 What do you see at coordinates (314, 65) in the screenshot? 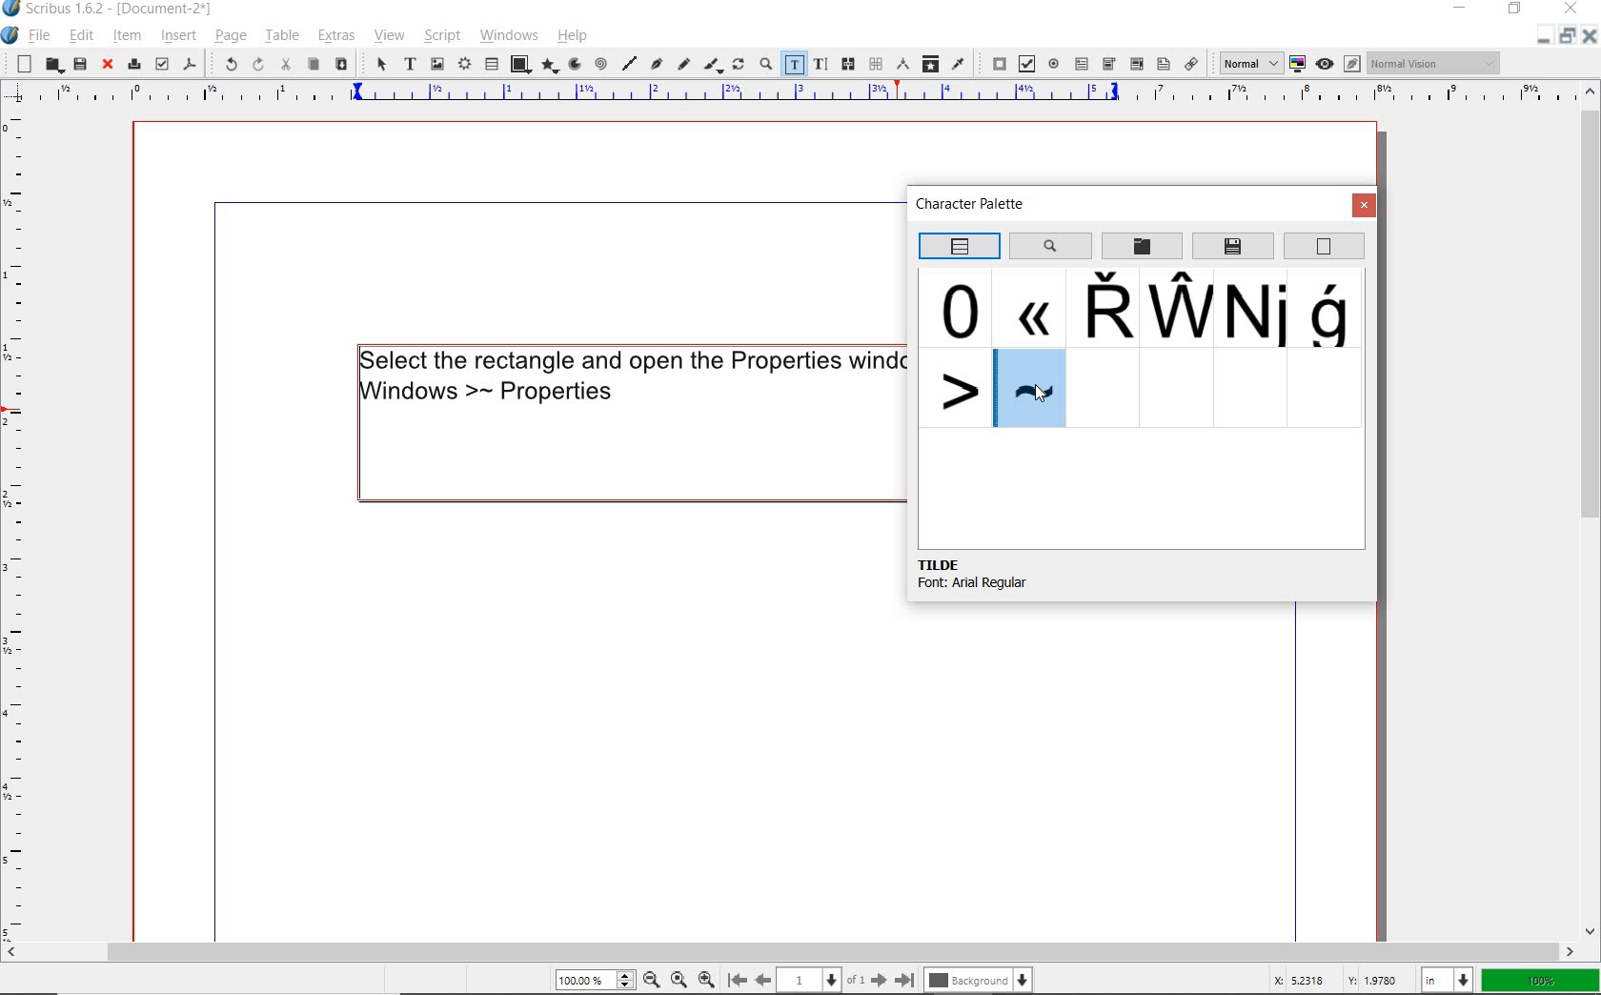
I see `copy` at bounding box center [314, 65].